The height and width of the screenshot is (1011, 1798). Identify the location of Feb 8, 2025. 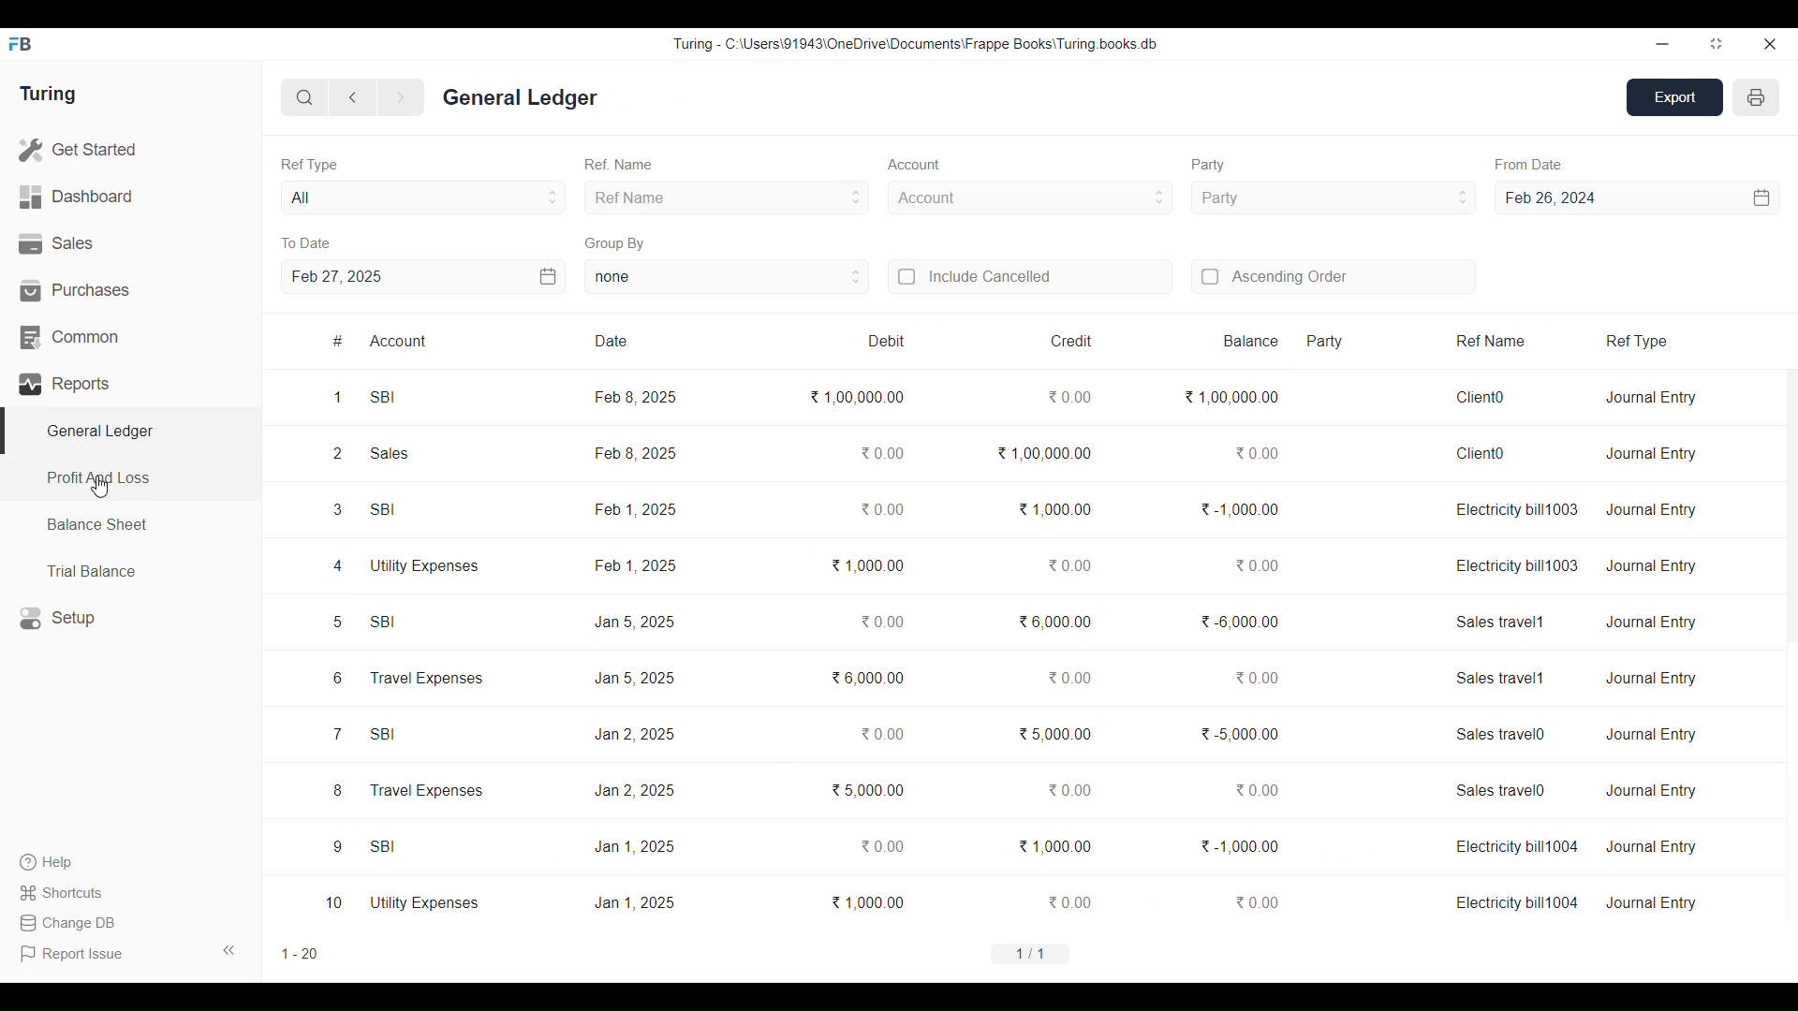
(634, 453).